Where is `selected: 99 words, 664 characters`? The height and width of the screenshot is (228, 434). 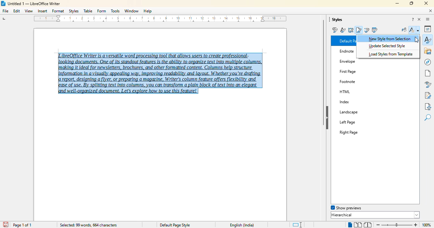 selected: 99 words, 664 characters is located at coordinates (88, 225).